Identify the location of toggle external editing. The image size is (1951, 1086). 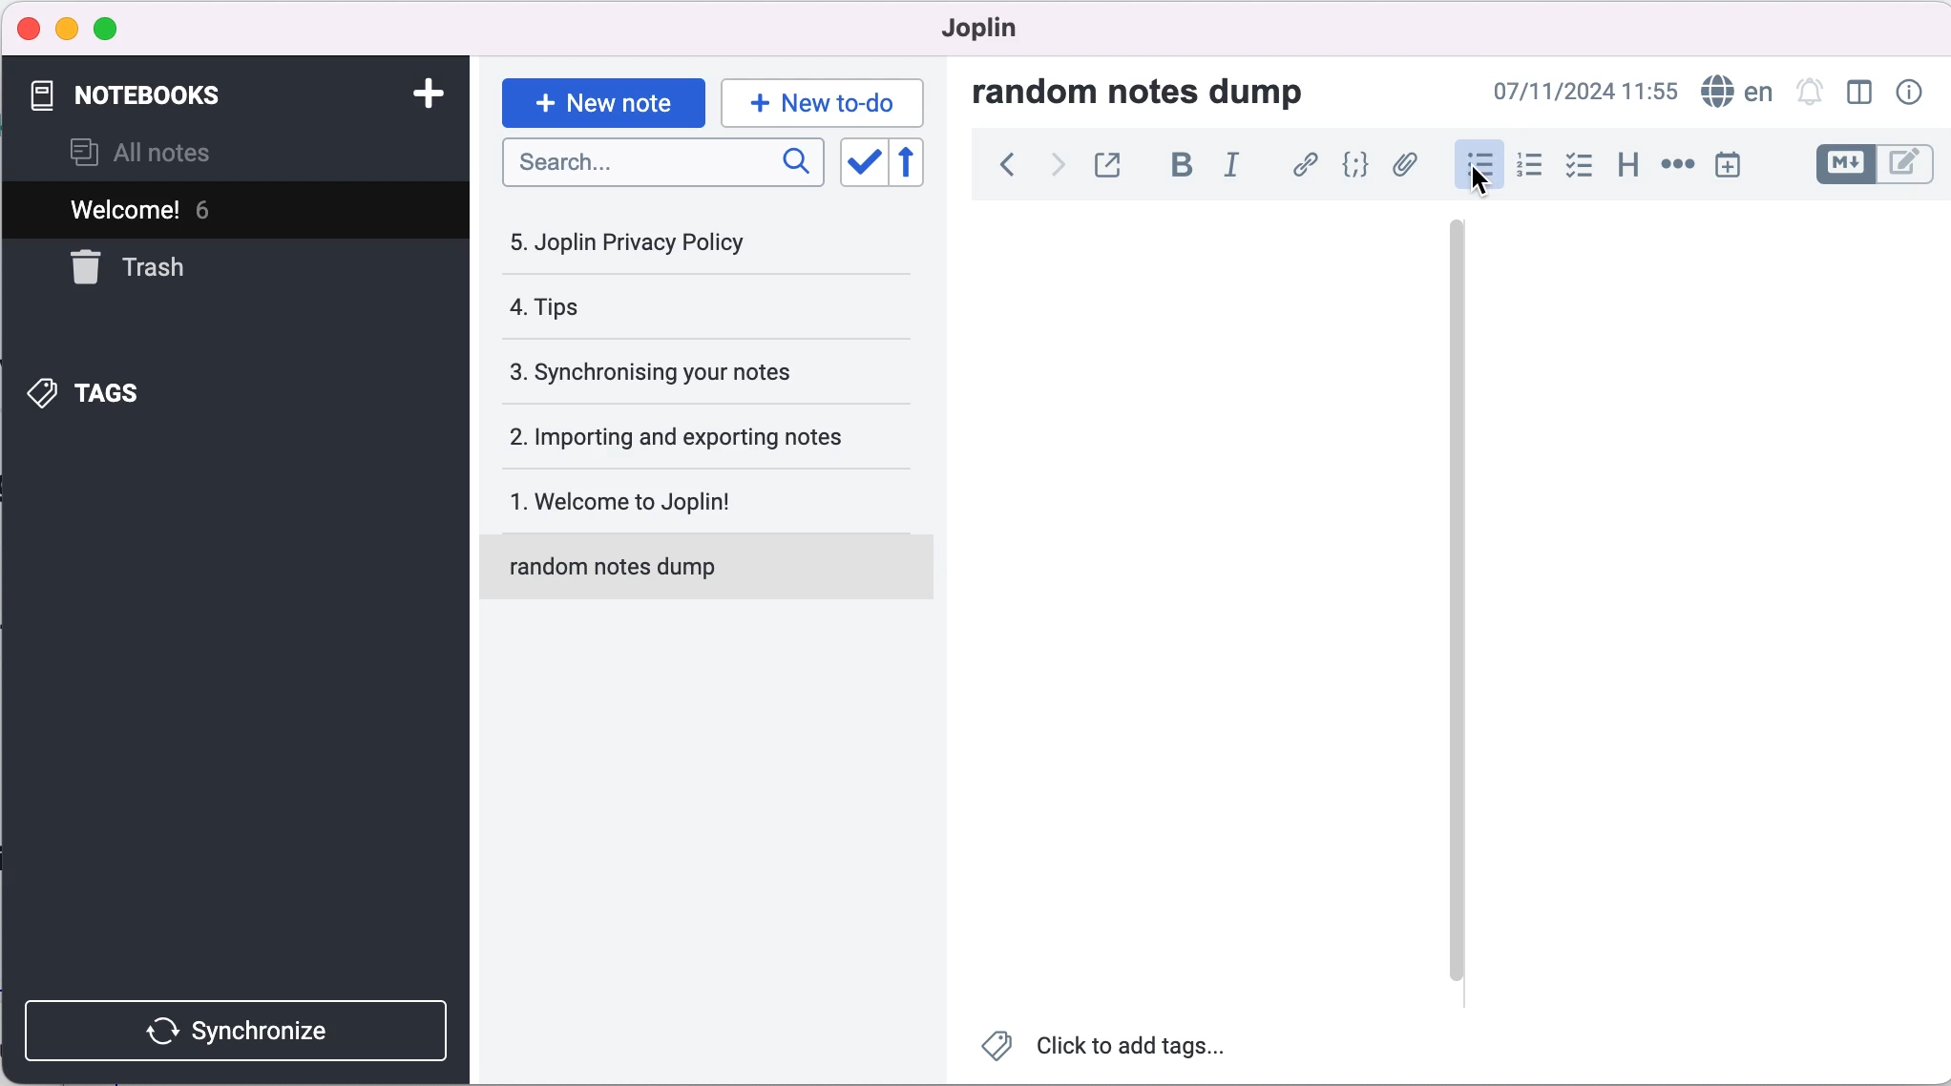
(1107, 167).